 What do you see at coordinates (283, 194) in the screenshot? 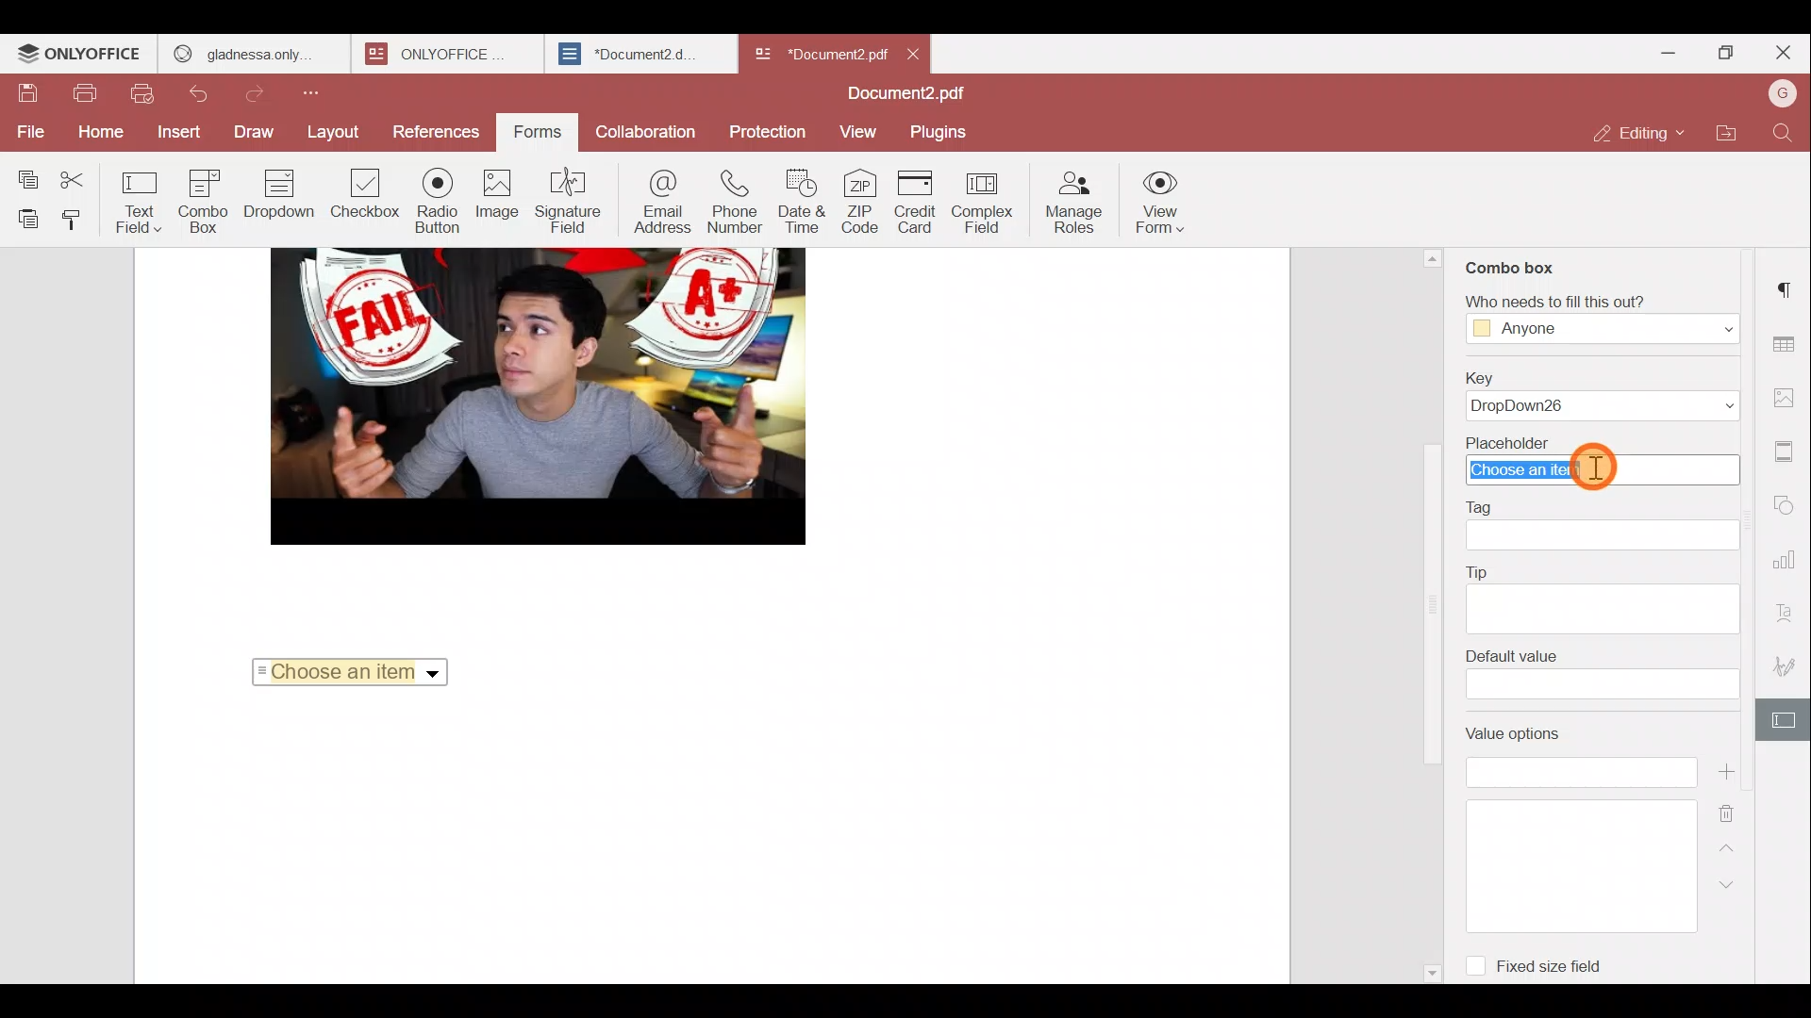
I see `Dropdown` at bounding box center [283, 194].